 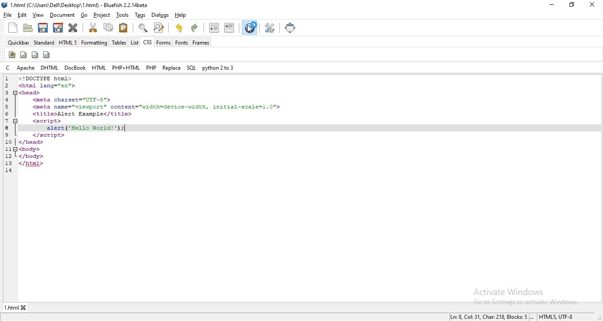 What do you see at coordinates (8, 149) in the screenshot?
I see `11` at bounding box center [8, 149].